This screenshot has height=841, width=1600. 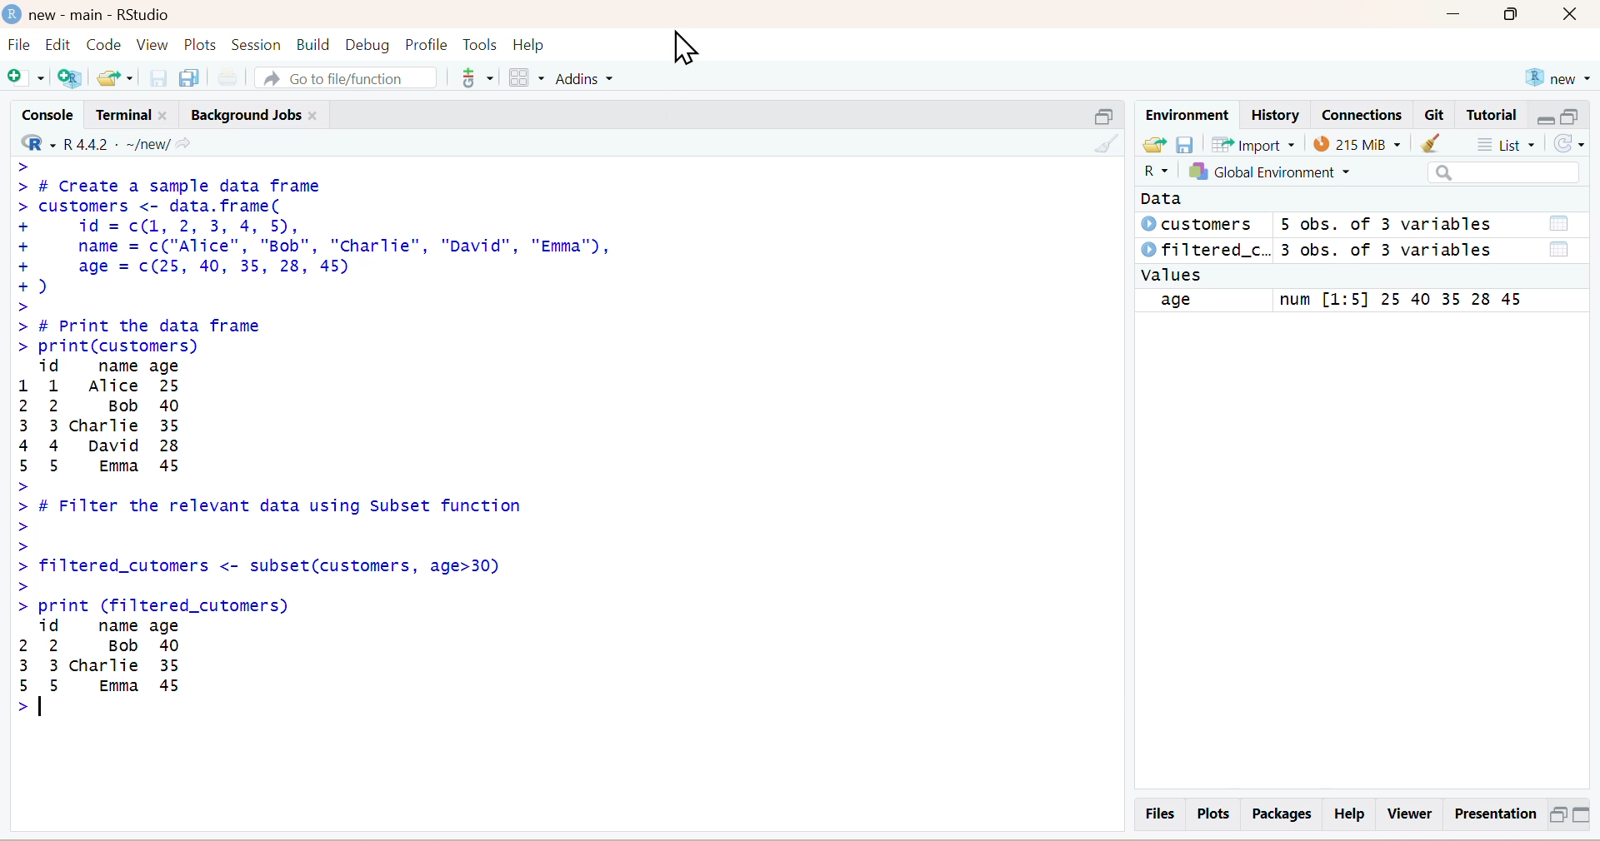 I want to click on save workspace as, so click(x=1187, y=143).